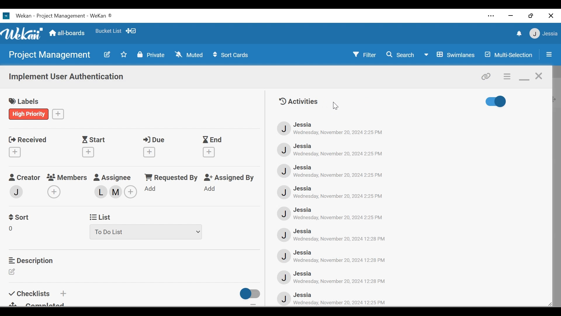  I want to click on Card Name, so click(66, 77).